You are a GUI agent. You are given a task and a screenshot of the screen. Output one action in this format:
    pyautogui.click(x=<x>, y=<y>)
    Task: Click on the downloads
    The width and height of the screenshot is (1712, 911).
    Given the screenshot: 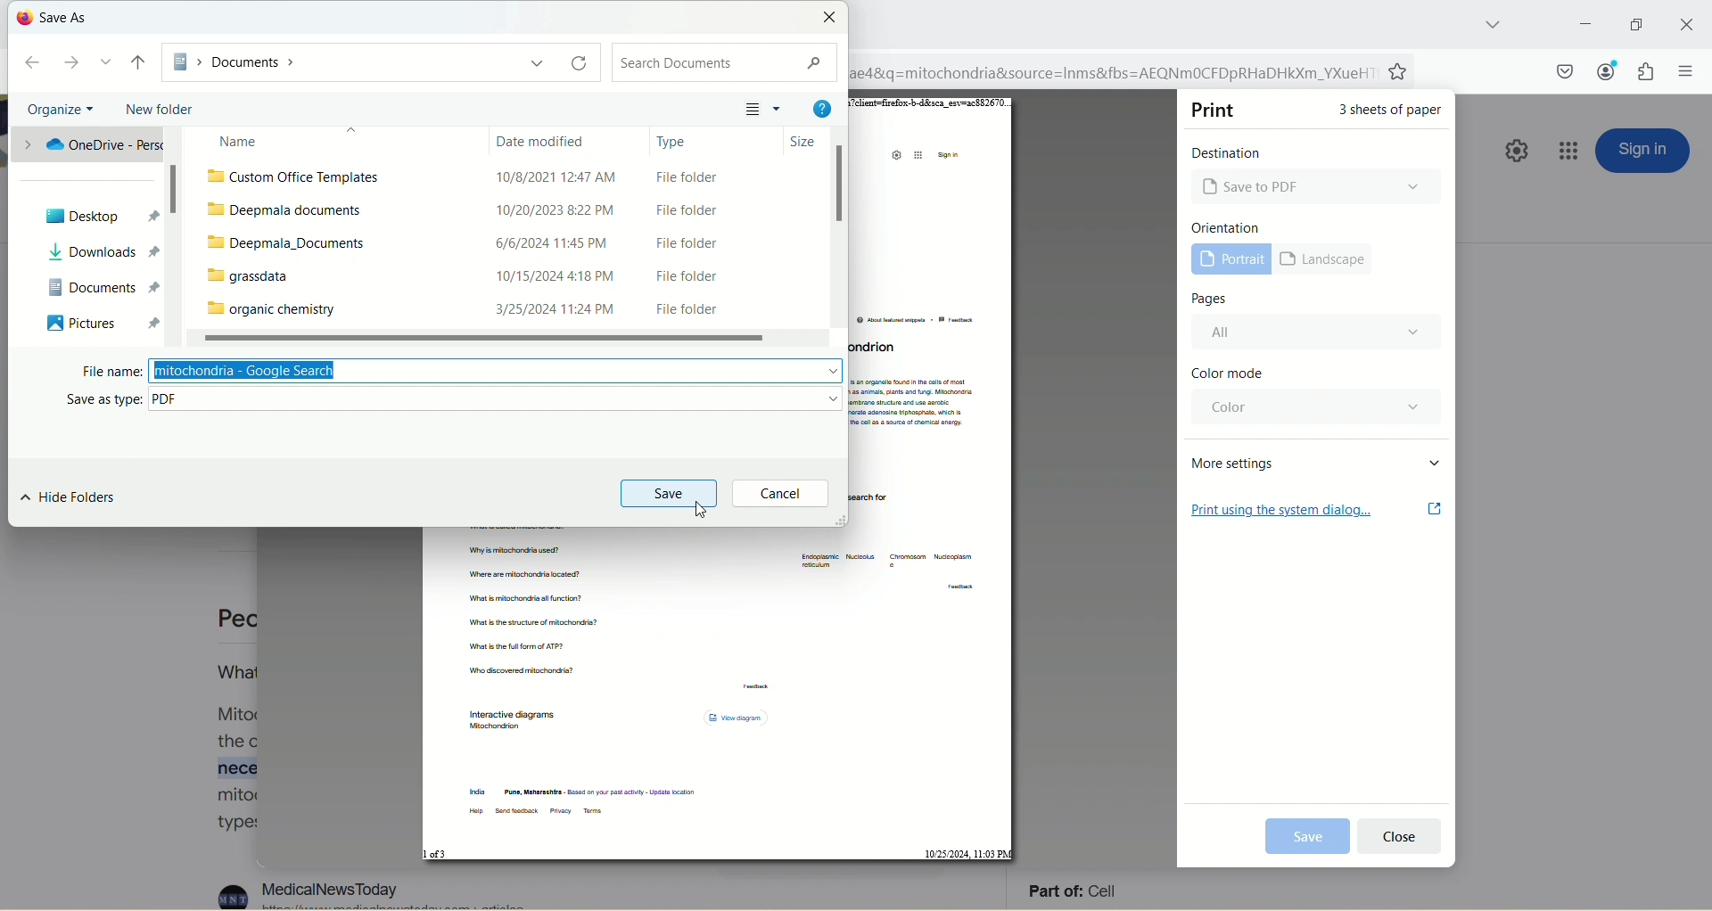 What is the action you would take?
    pyautogui.click(x=100, y=251)
    